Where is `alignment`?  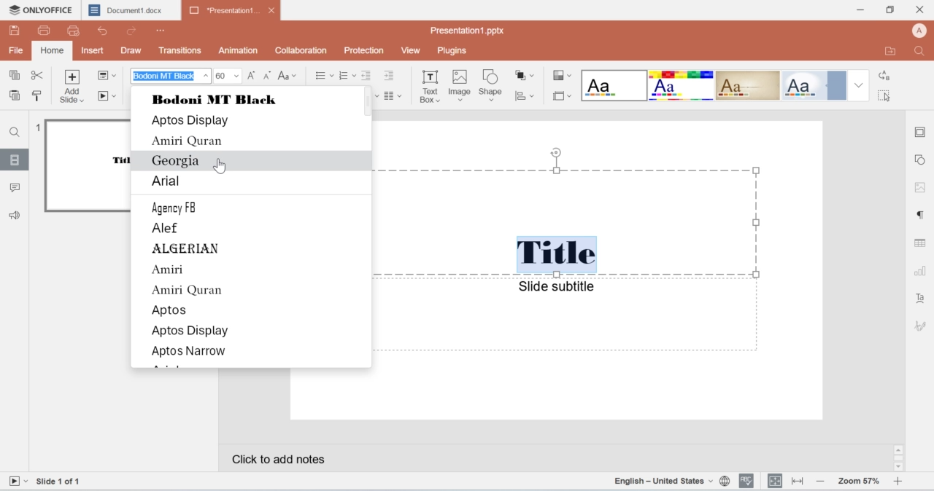 alignment is located at coordinates (775, 481).